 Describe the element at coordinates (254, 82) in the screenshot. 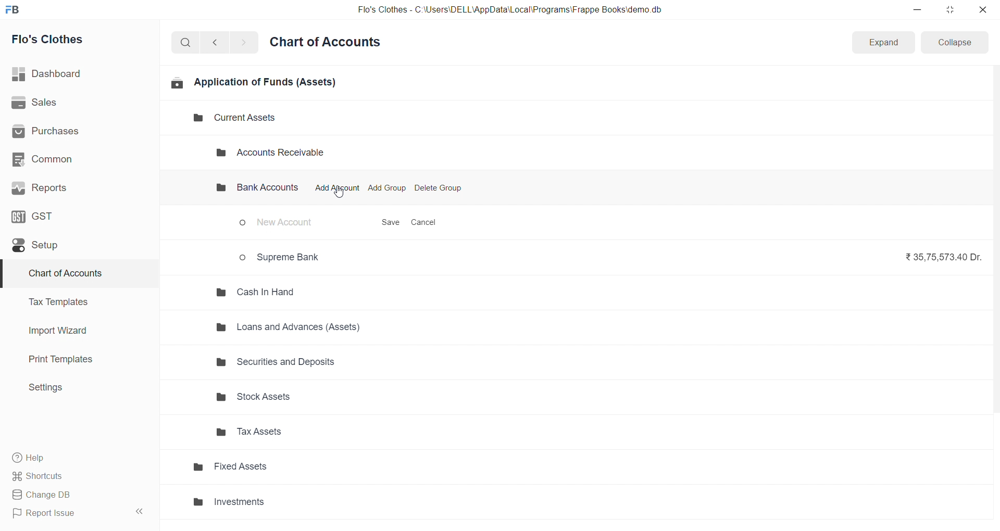

I see `Application of Funds (Assets)` at that location.